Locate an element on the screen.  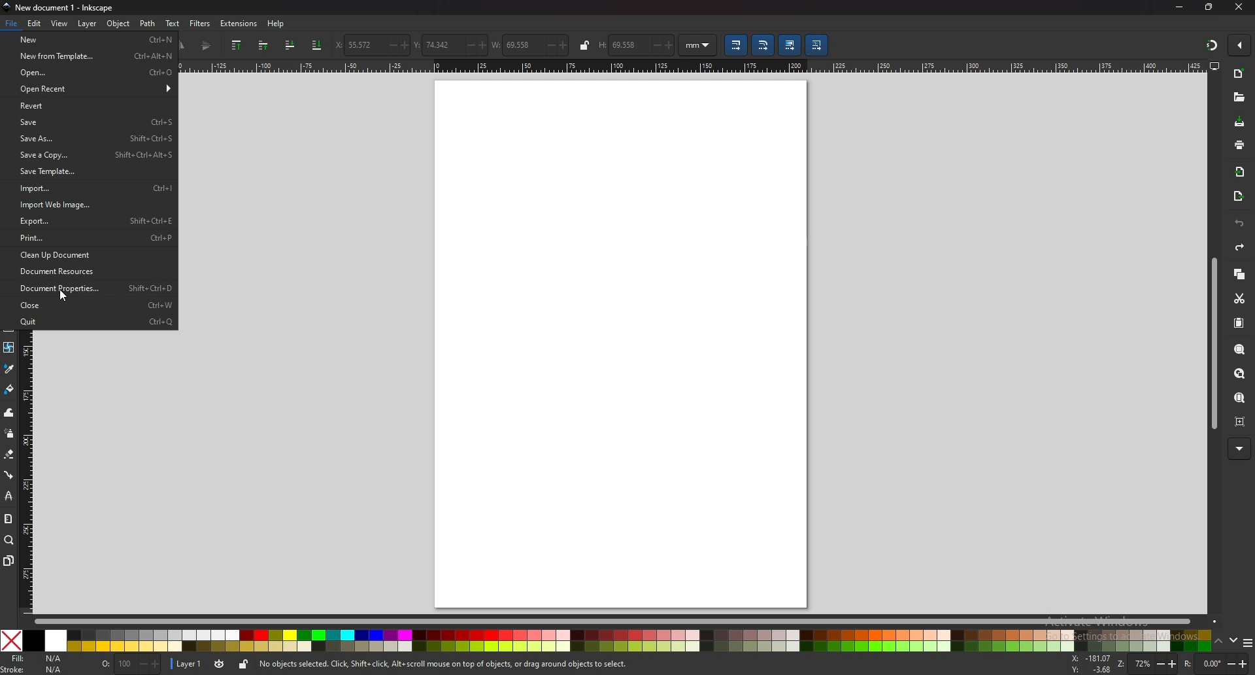
lock is located at coordinates (585, 45).